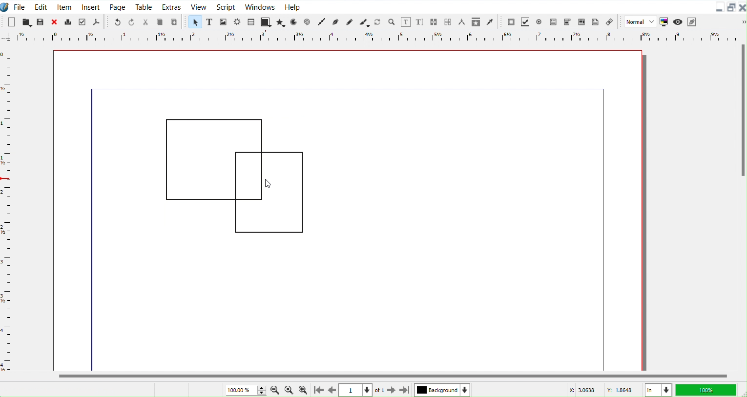 The height and width of the screenshot is (397, 747). Describe the element at coordinates (435, 22) in the screenshot. I see `Link text frame` at that location.